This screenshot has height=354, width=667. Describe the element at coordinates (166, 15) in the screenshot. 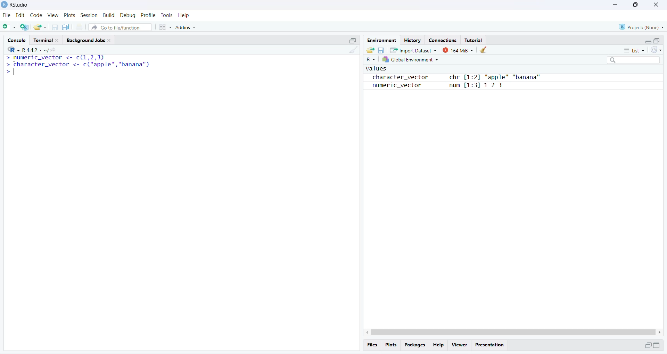

I see `Tools` at that location.